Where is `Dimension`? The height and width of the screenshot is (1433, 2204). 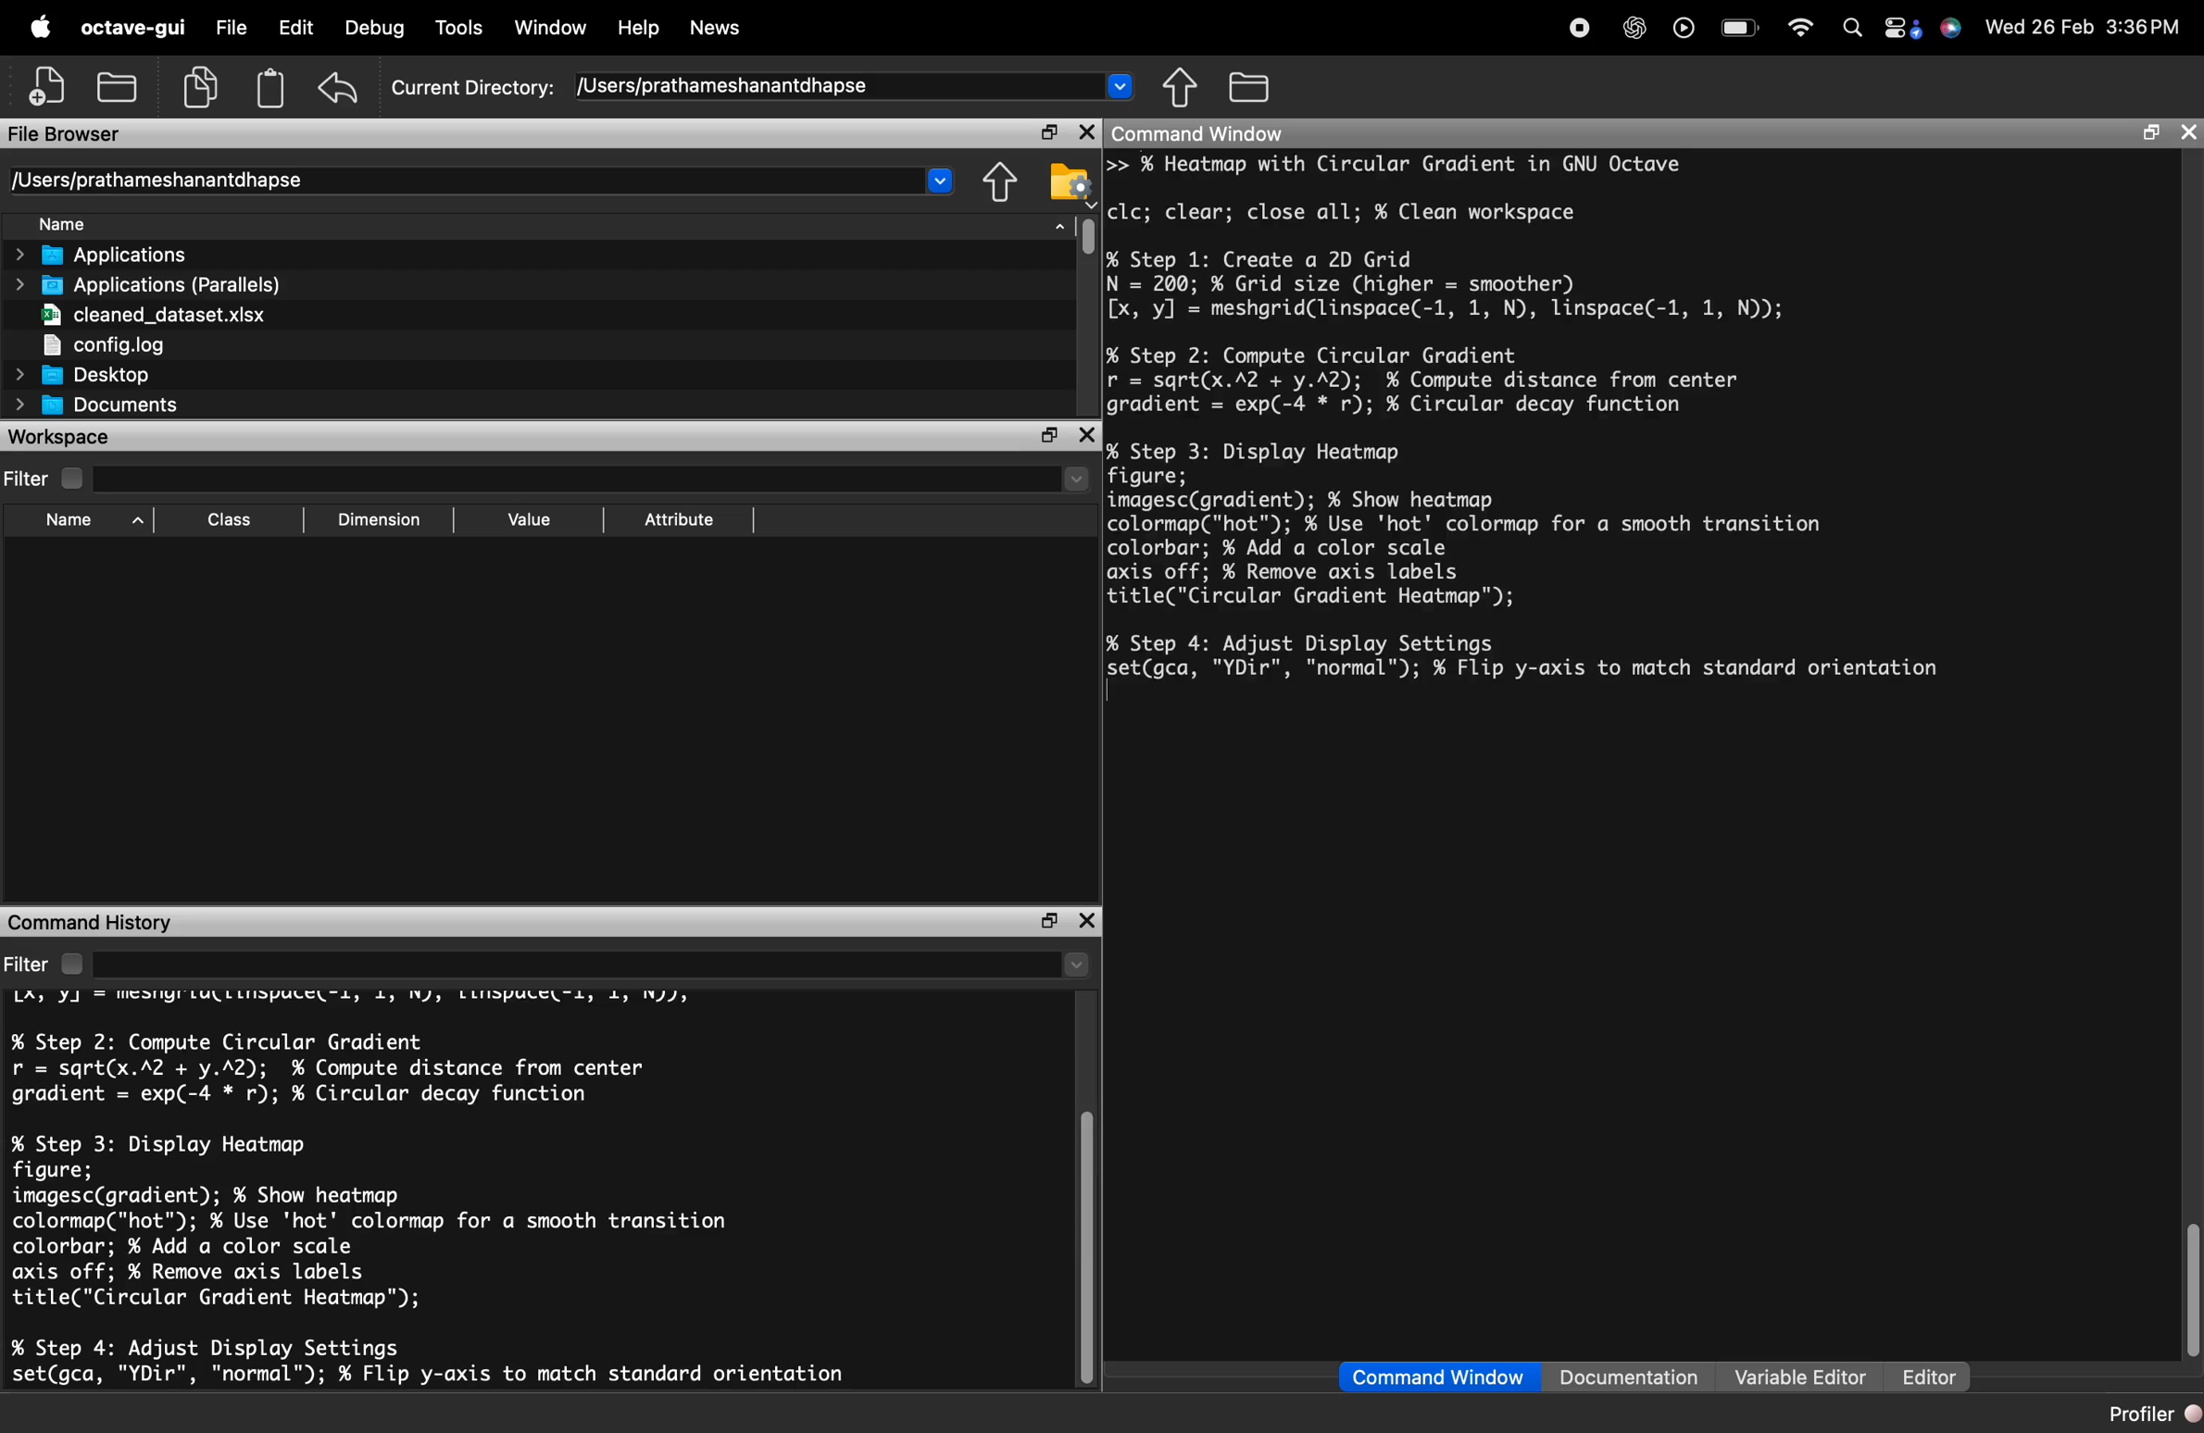 Dimension is located at coordinates (375, 520).